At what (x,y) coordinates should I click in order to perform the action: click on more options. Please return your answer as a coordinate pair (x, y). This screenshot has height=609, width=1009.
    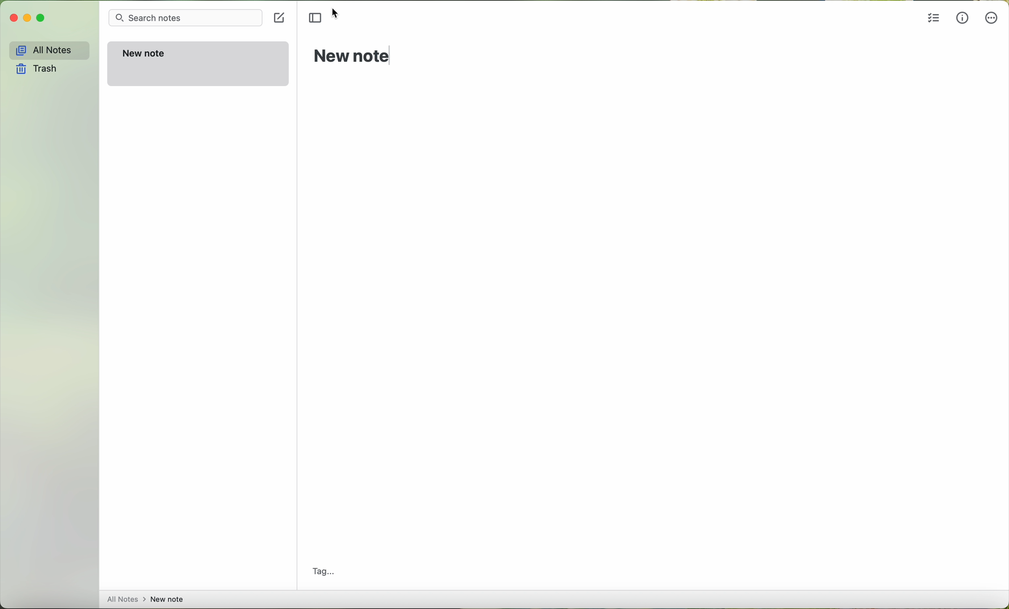
    Looking at the image, I should click on (993, 18).